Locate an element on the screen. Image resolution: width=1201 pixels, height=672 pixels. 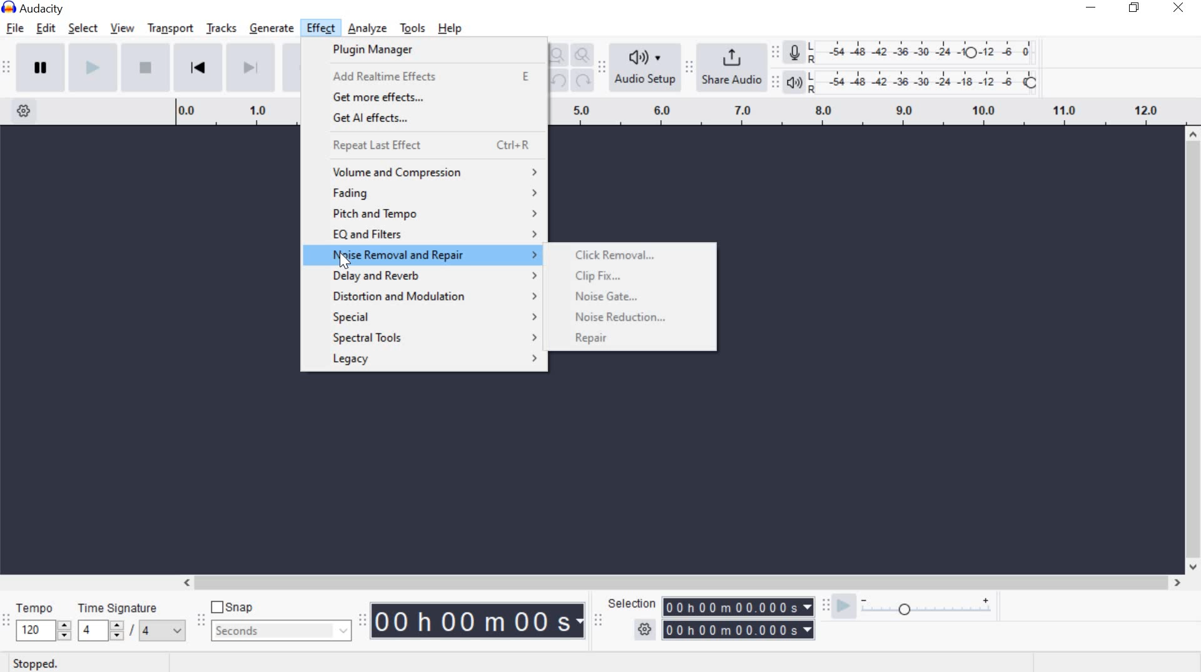
noise removal and repair is located at coordinates (429, 255).